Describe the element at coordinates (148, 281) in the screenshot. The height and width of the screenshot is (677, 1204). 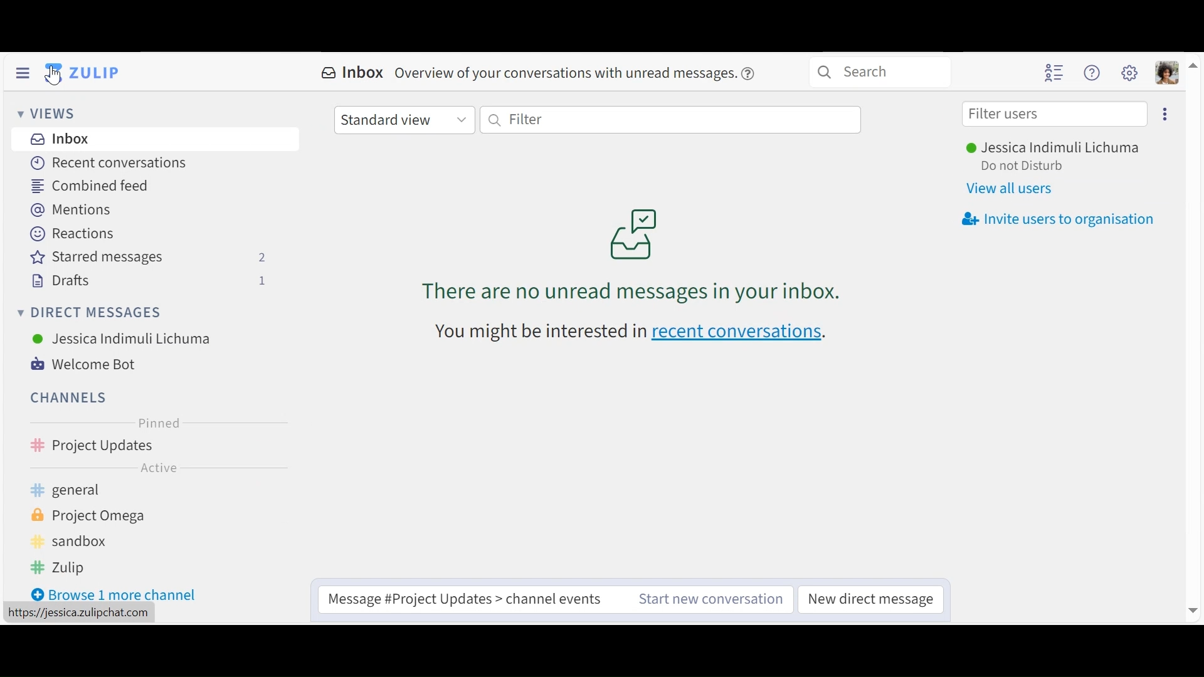
I see `Drafts` at that location.